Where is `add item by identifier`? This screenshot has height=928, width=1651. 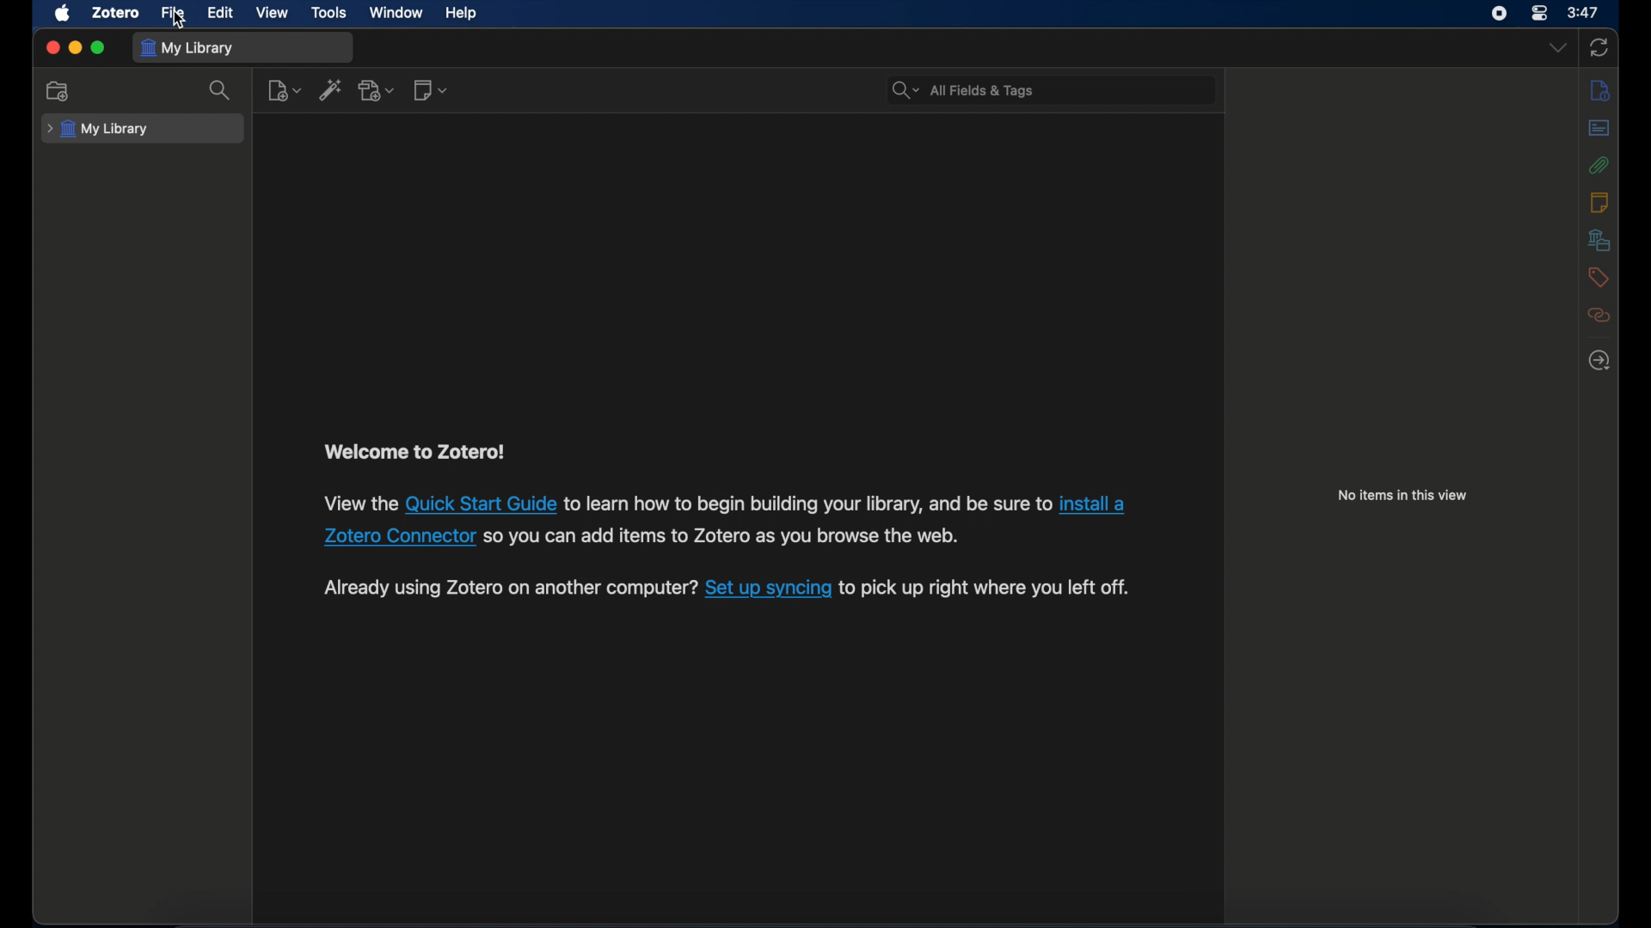 add item by identifier is located at coordinates (330, 90).